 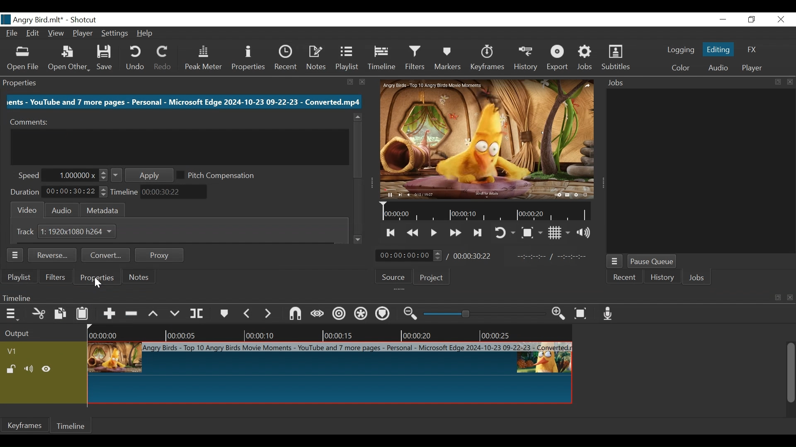 I want to click on Scrub while dragging, so click(x=317, y=315).